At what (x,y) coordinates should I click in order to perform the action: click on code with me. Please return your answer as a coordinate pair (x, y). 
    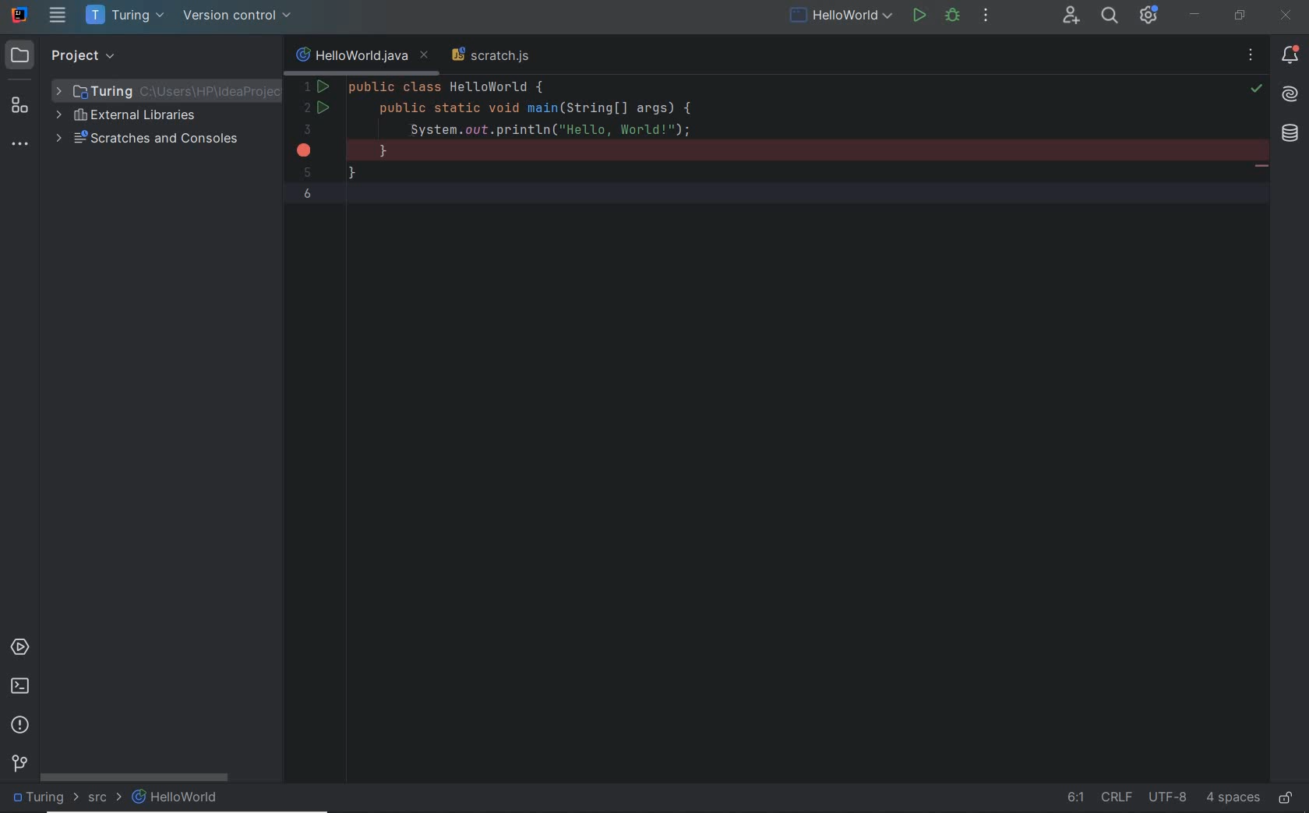
    Looking at the image, I should click on (1073, 16).